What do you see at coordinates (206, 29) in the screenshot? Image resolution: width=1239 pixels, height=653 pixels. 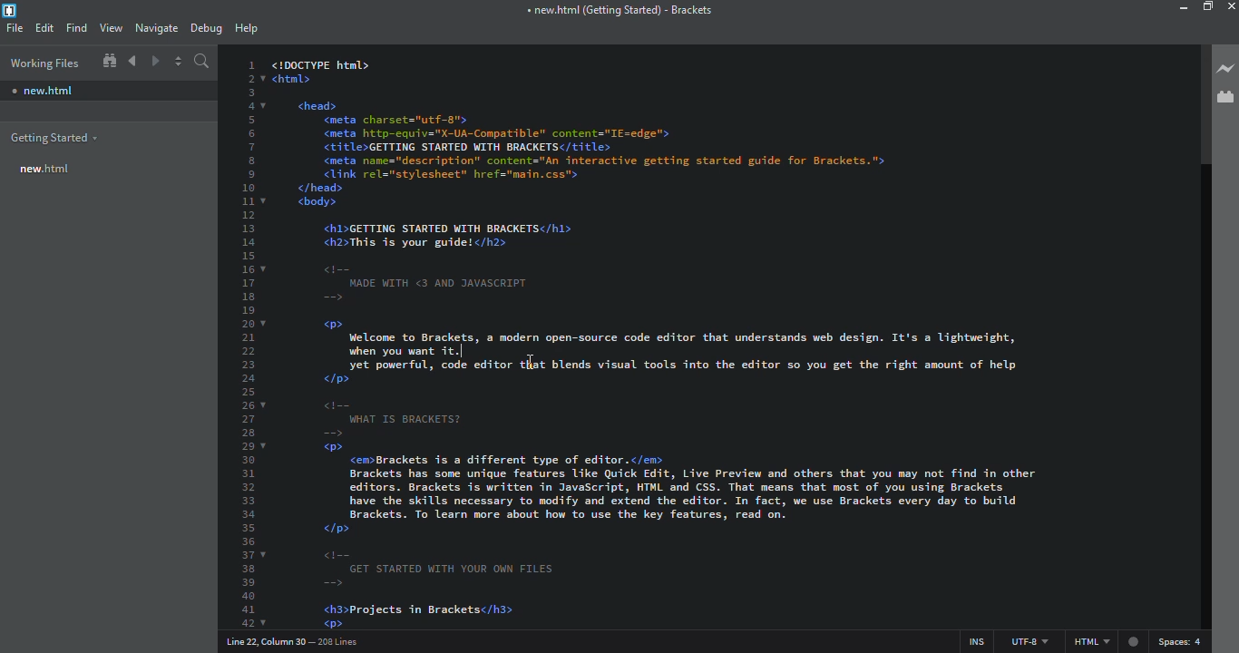 I see `debug` at bounding box center [206, 29].